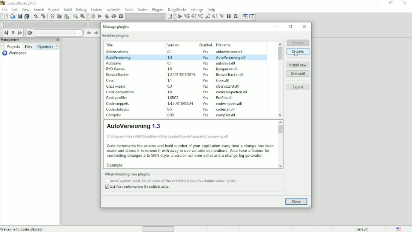  I want to click on Next, so click(58, 46).